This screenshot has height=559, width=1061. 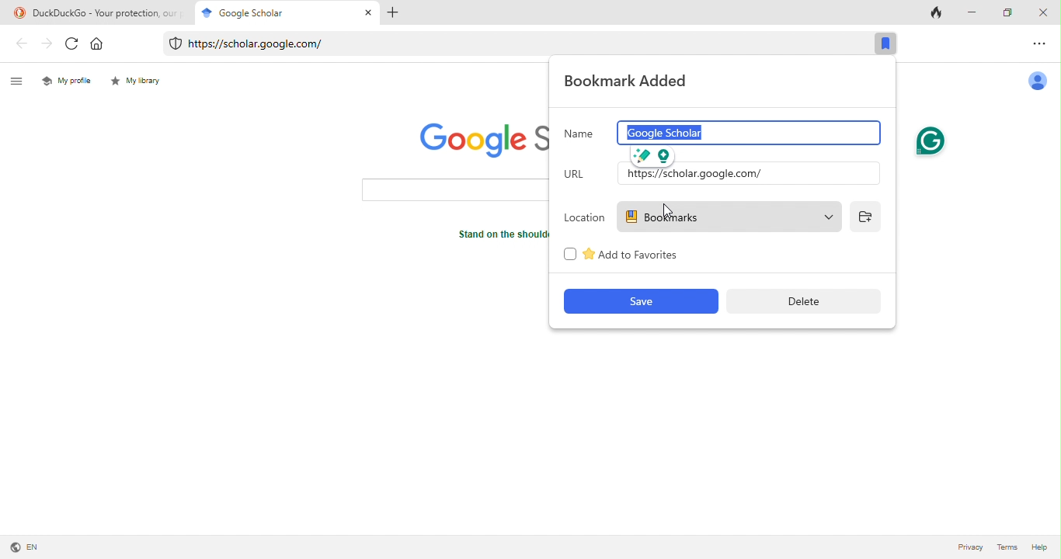 What do you see at coordinates (748, 175) in the screenshot?
I see `input url` at bounding box center [748, 175].